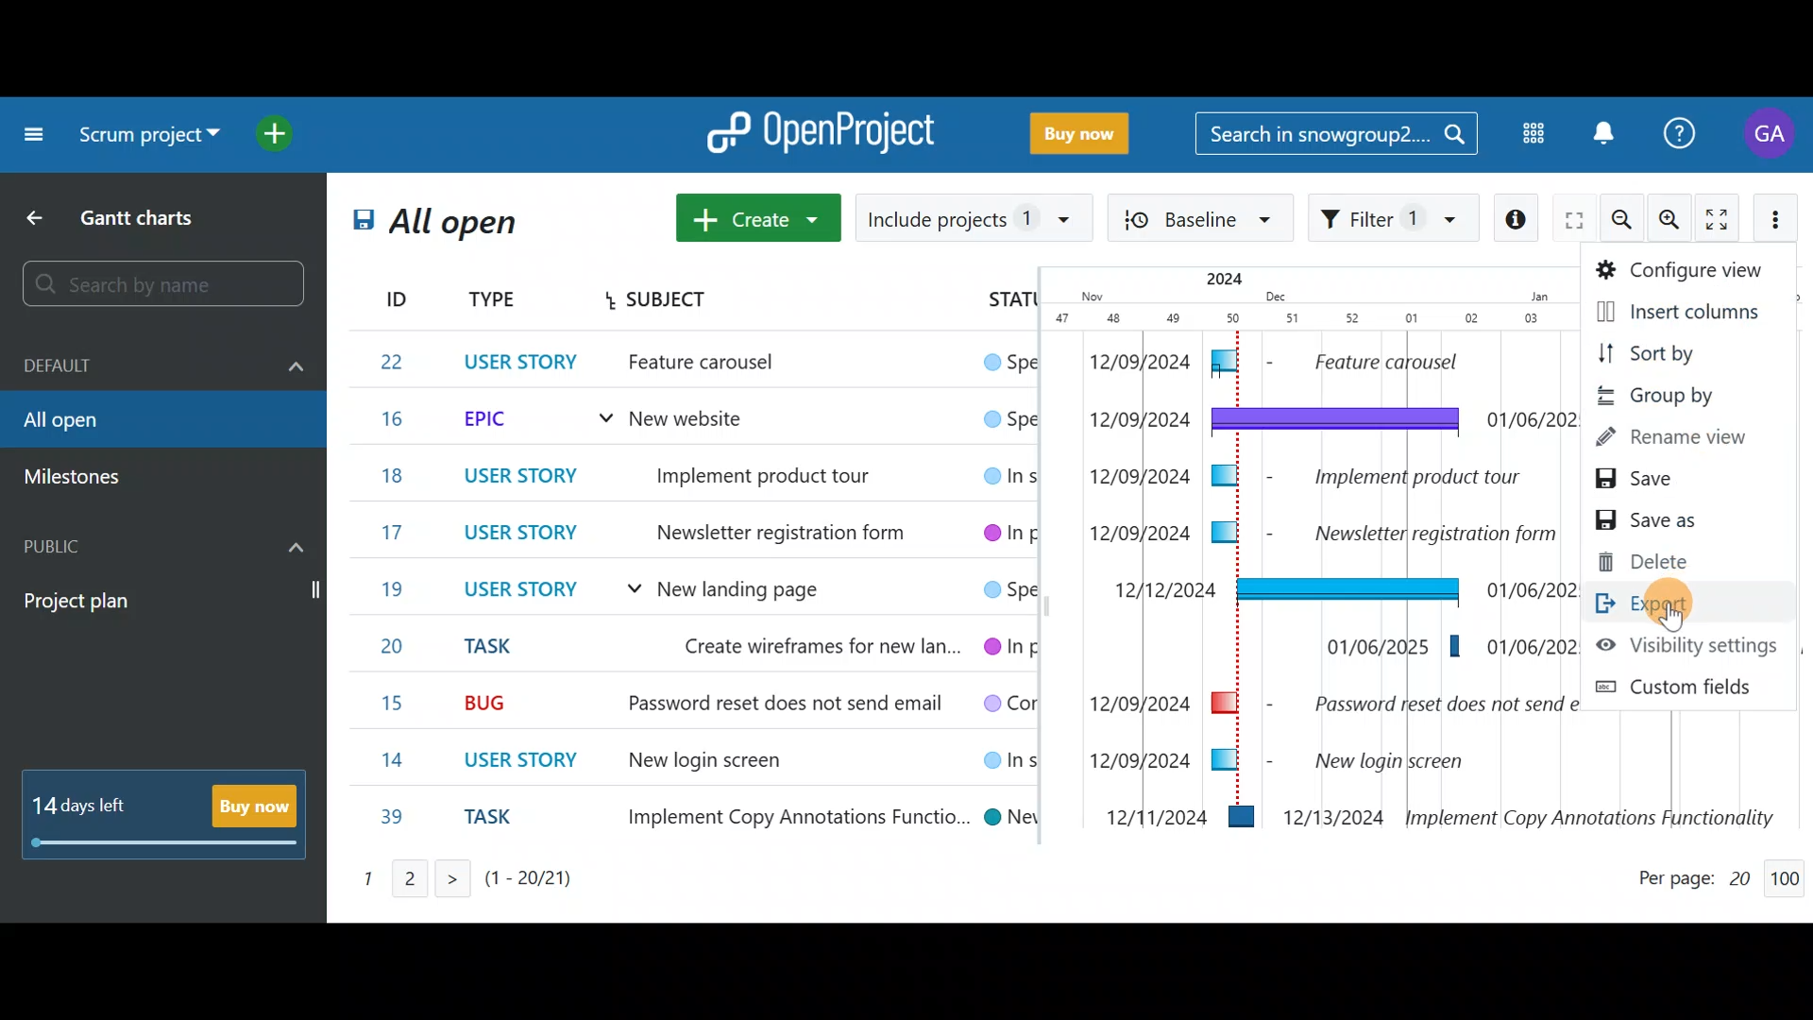  Describe the element at coordinates (398, 419) in the screenshot. I see `16` at that location.